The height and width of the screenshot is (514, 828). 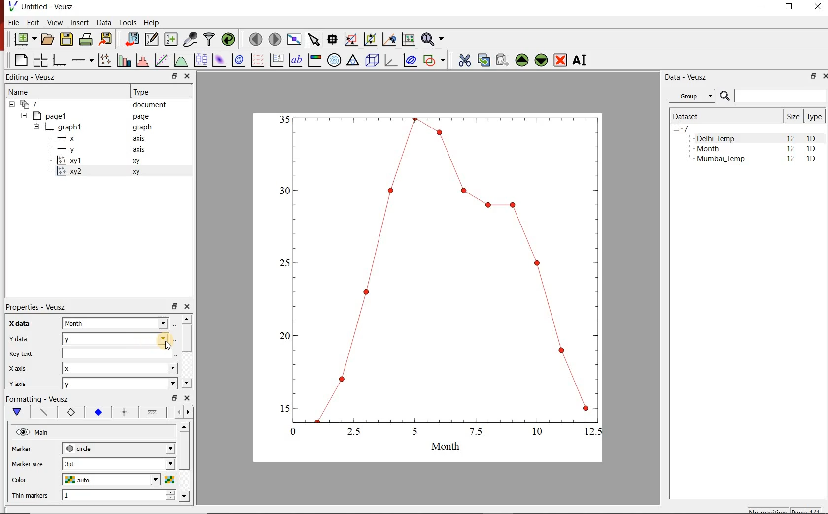 What do you see at coordinates (175, 76) in the screenshot?
I see `restore` at bounding box center [175, 76].